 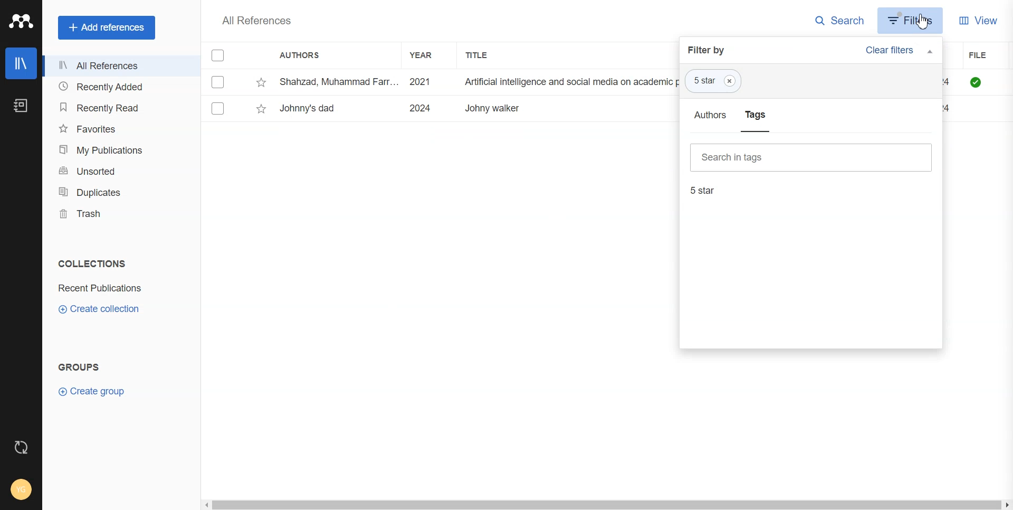 What do you see at coordinates (486, 55) in the screenshot?
I see `Title` at bounding box center [486, 55].